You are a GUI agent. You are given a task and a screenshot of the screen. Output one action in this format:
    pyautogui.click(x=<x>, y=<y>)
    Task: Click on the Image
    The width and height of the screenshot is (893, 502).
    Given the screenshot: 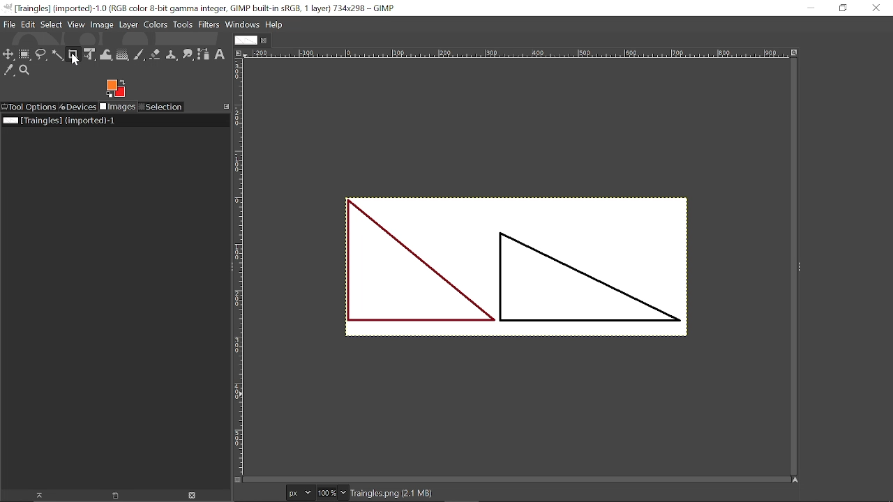 What is the action you would take?
    pyautogui.click(x=101, y=25)
    